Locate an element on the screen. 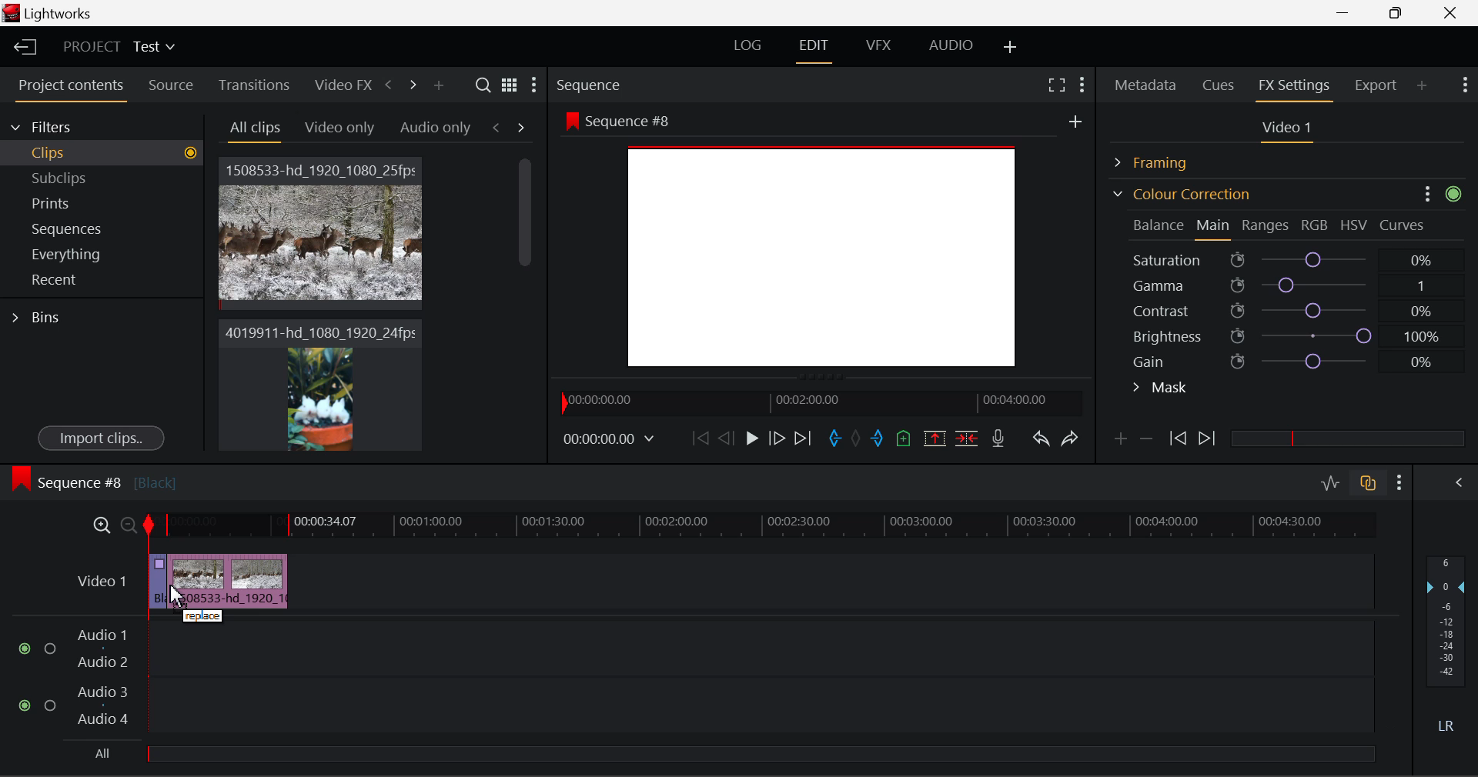 The height and width of the screenshot is (777, 1478). Show Settings is located at coordinates (1463, 83).